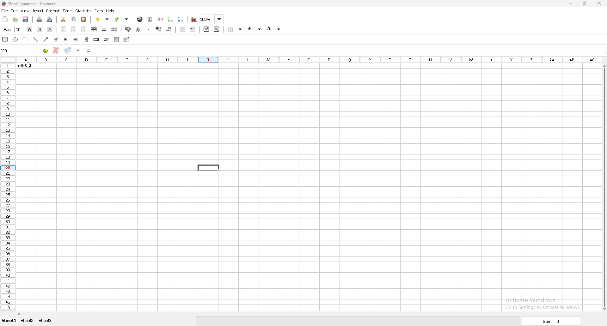  What do you see at coordinates (78, 50) in the screenshot?
I see `accept change in multiple cells` at bounding box center [78, 50].